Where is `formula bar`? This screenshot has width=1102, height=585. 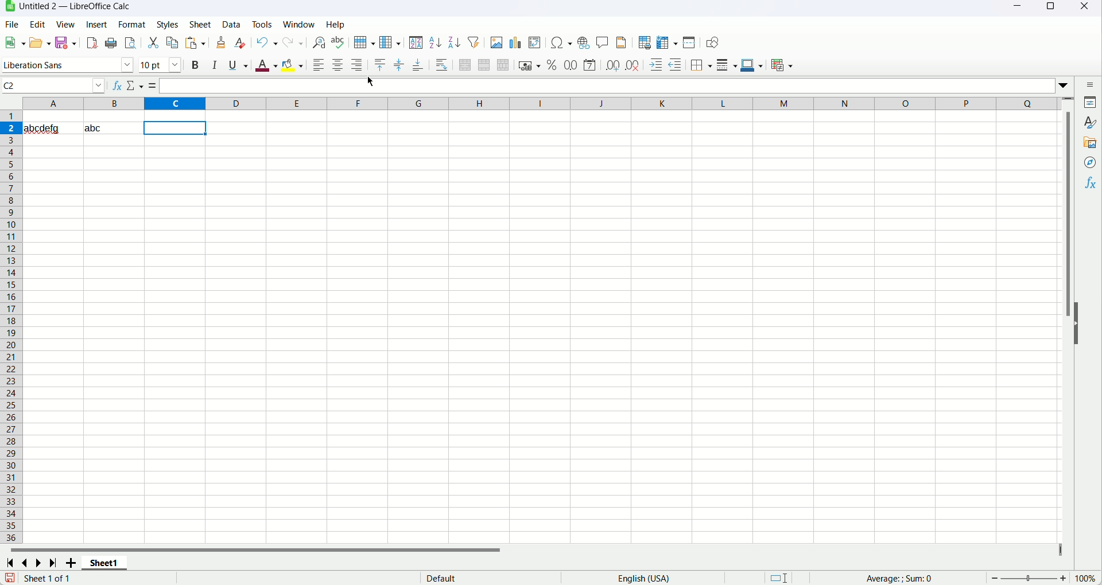
formula bar is located at coordinates (607, 85).